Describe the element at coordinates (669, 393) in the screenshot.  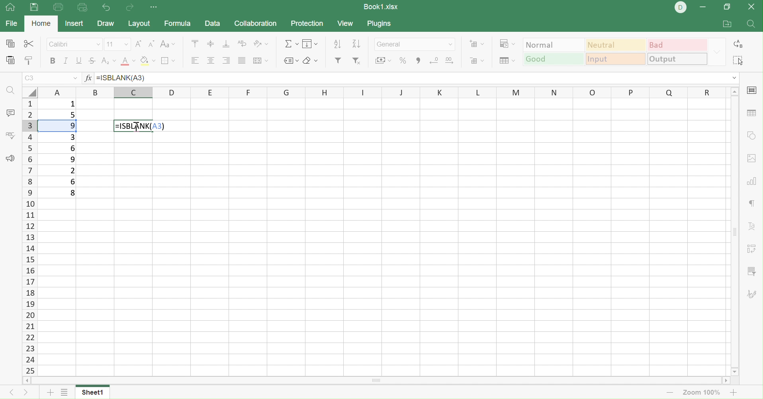
I see `Zoom out` at that location.